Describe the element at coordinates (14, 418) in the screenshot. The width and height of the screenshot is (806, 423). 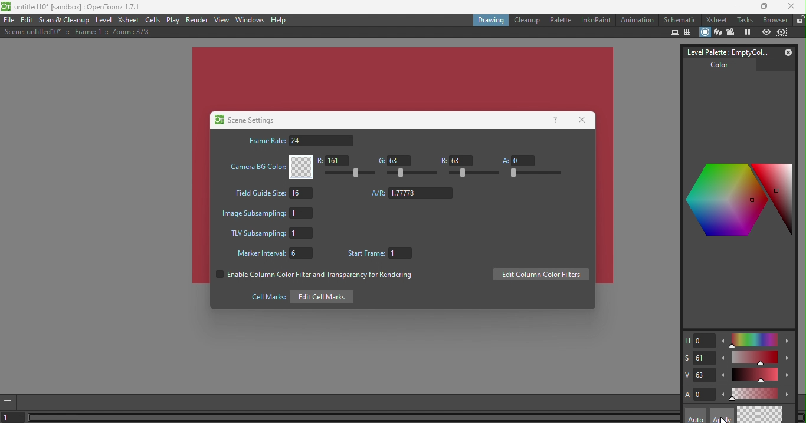
I see `set the current frame` at that location.